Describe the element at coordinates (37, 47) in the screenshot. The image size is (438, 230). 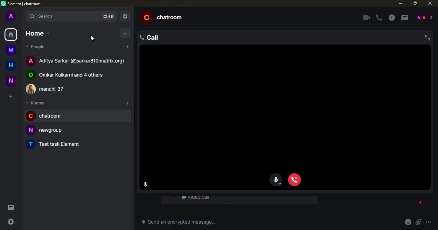
I see `people` at that location.